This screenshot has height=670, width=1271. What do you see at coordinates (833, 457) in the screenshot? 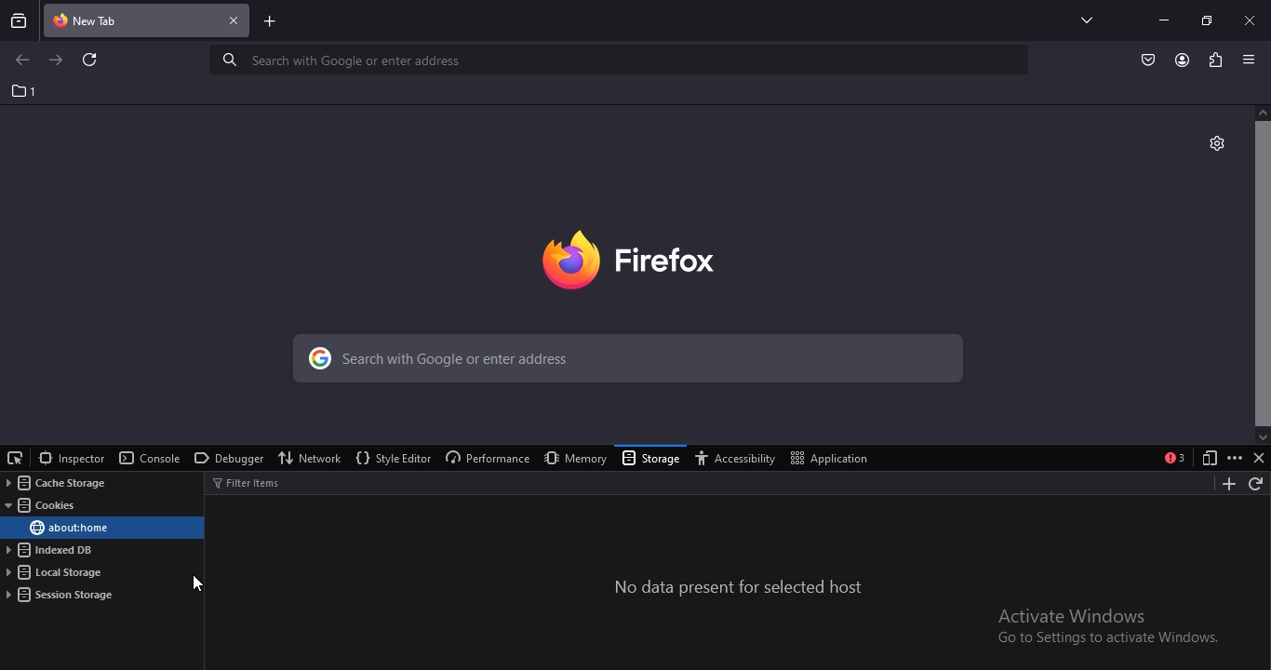
I see `application` at bounding box center [833, 457].